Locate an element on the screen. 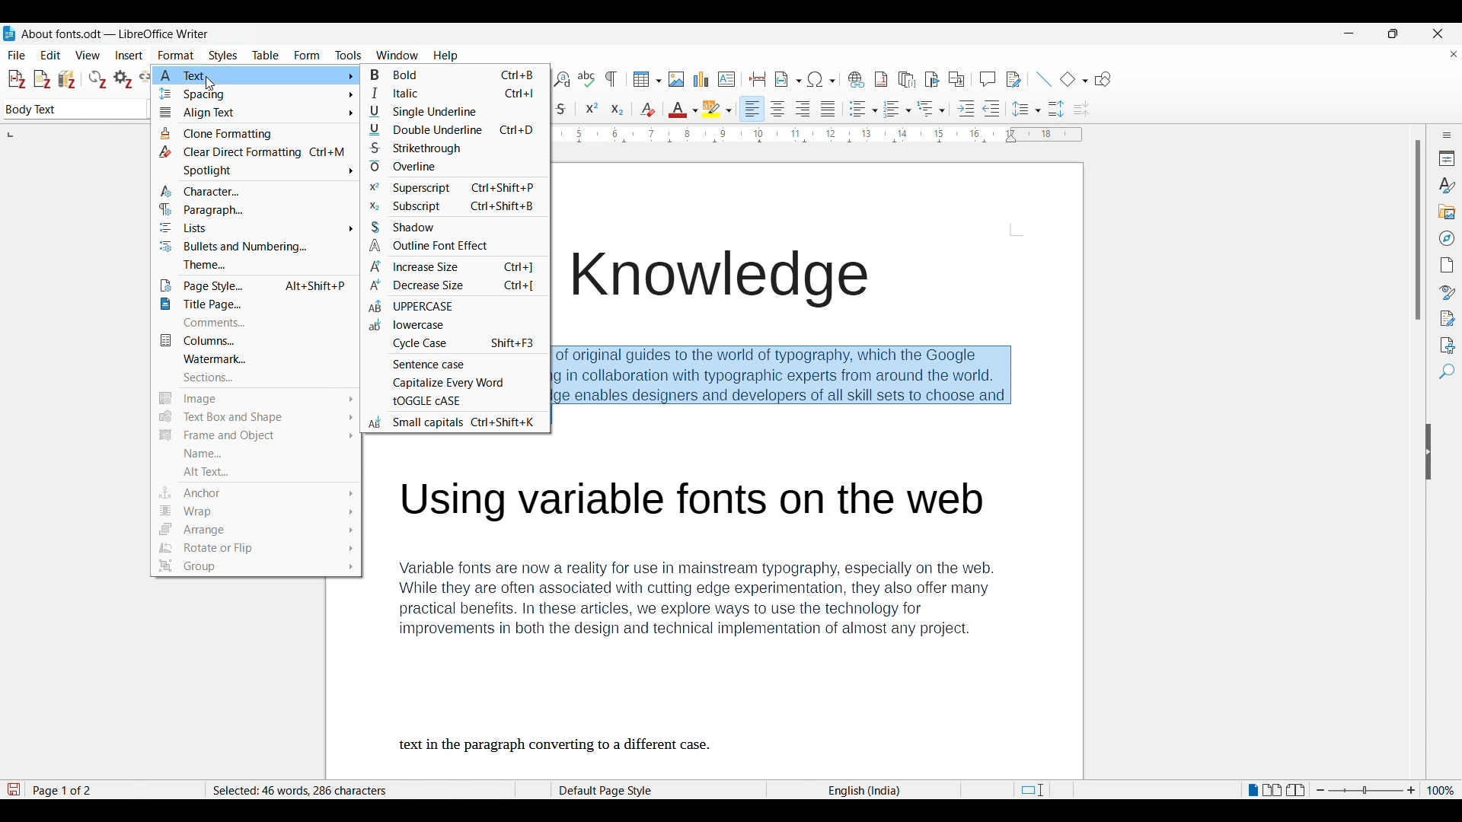 Image resolution: width=1462 pixels, height=822 pixels. Align Text is located at coordinates (251, 114).